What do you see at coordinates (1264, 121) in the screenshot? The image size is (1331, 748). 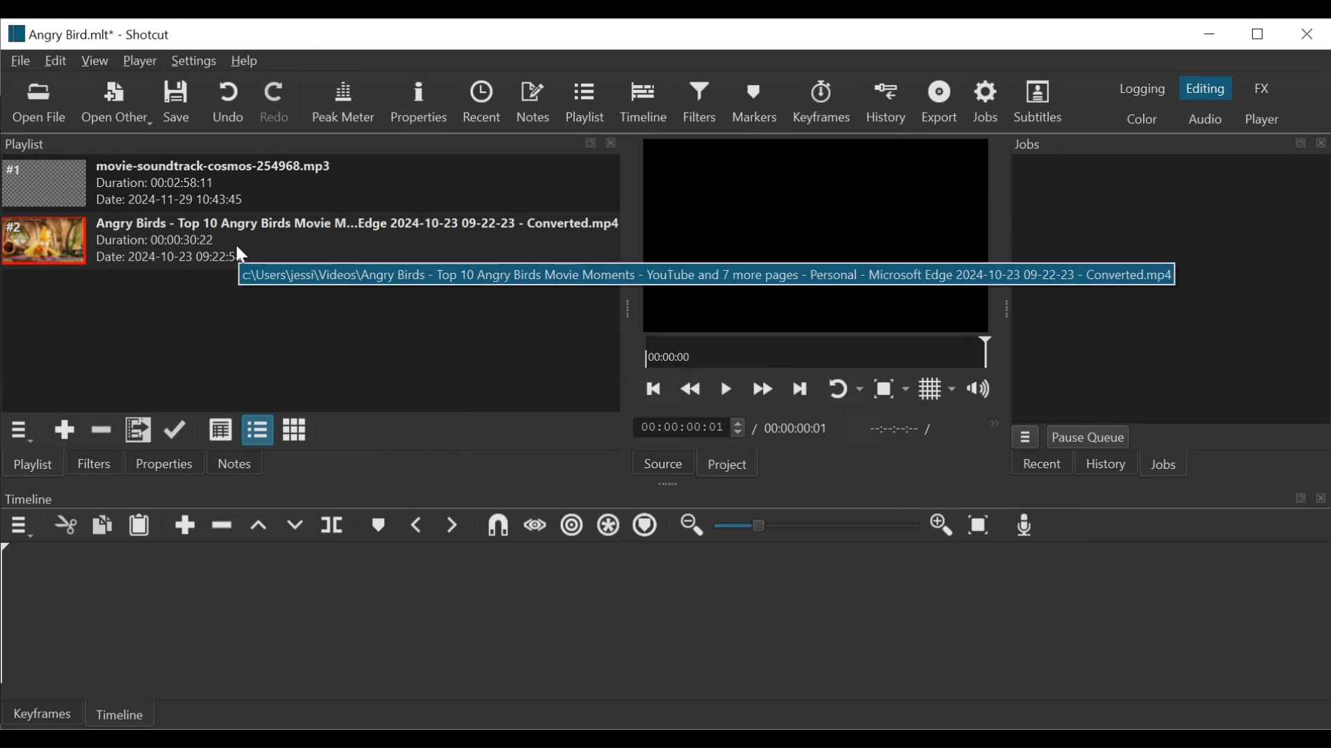 I see `Player` at bounding box center [1264, 121].